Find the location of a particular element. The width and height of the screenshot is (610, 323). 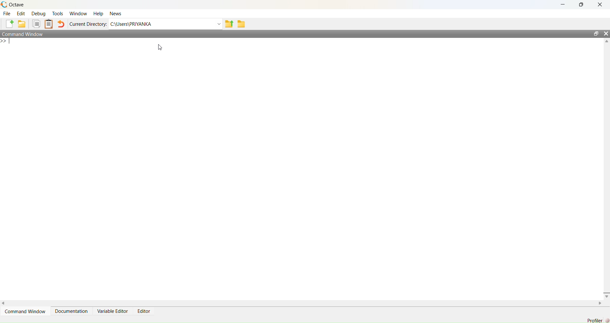

Variable Editor is located at coordinates (112, 311).